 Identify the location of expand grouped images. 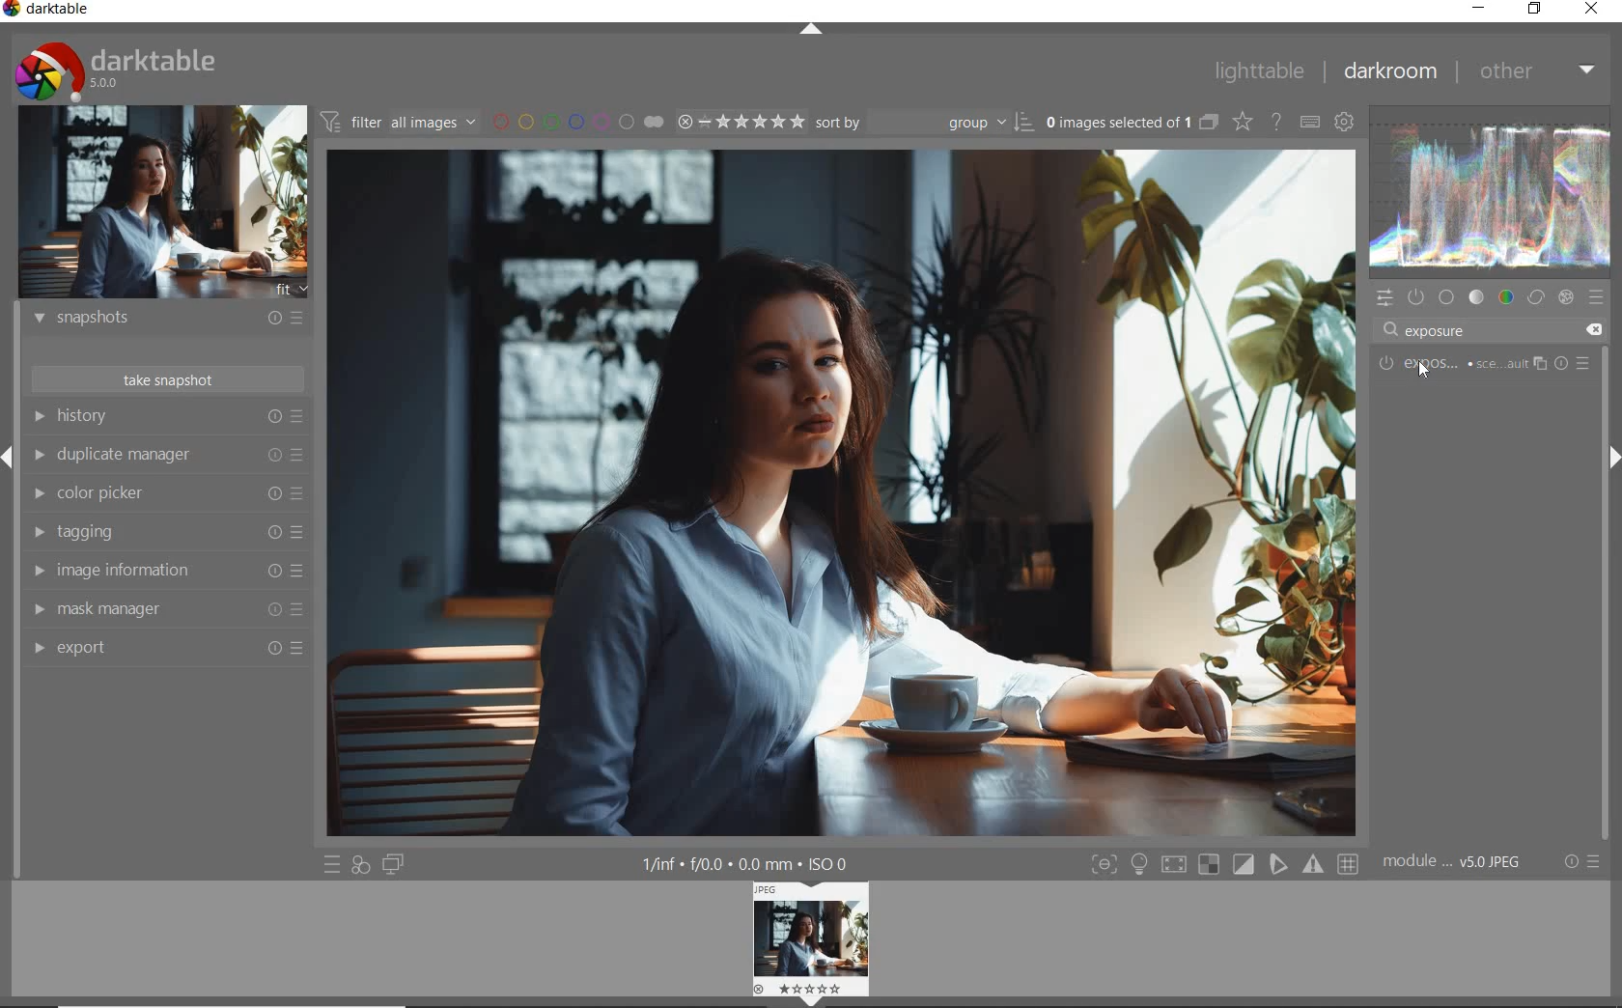
(1133, 125).